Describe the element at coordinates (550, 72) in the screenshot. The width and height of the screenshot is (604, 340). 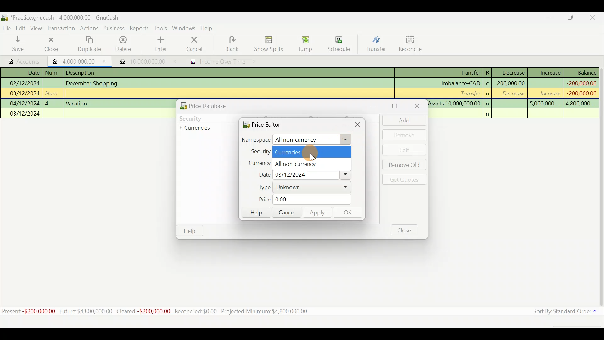
I see `Increase` at that location.